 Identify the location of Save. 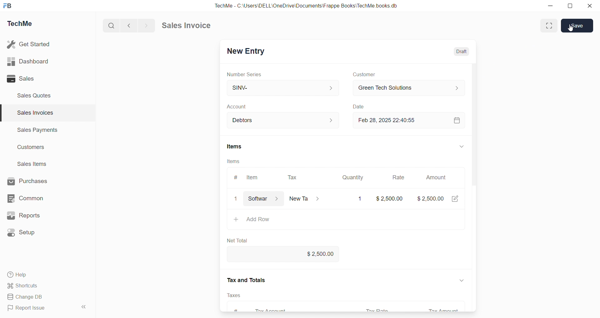
(577, 25).